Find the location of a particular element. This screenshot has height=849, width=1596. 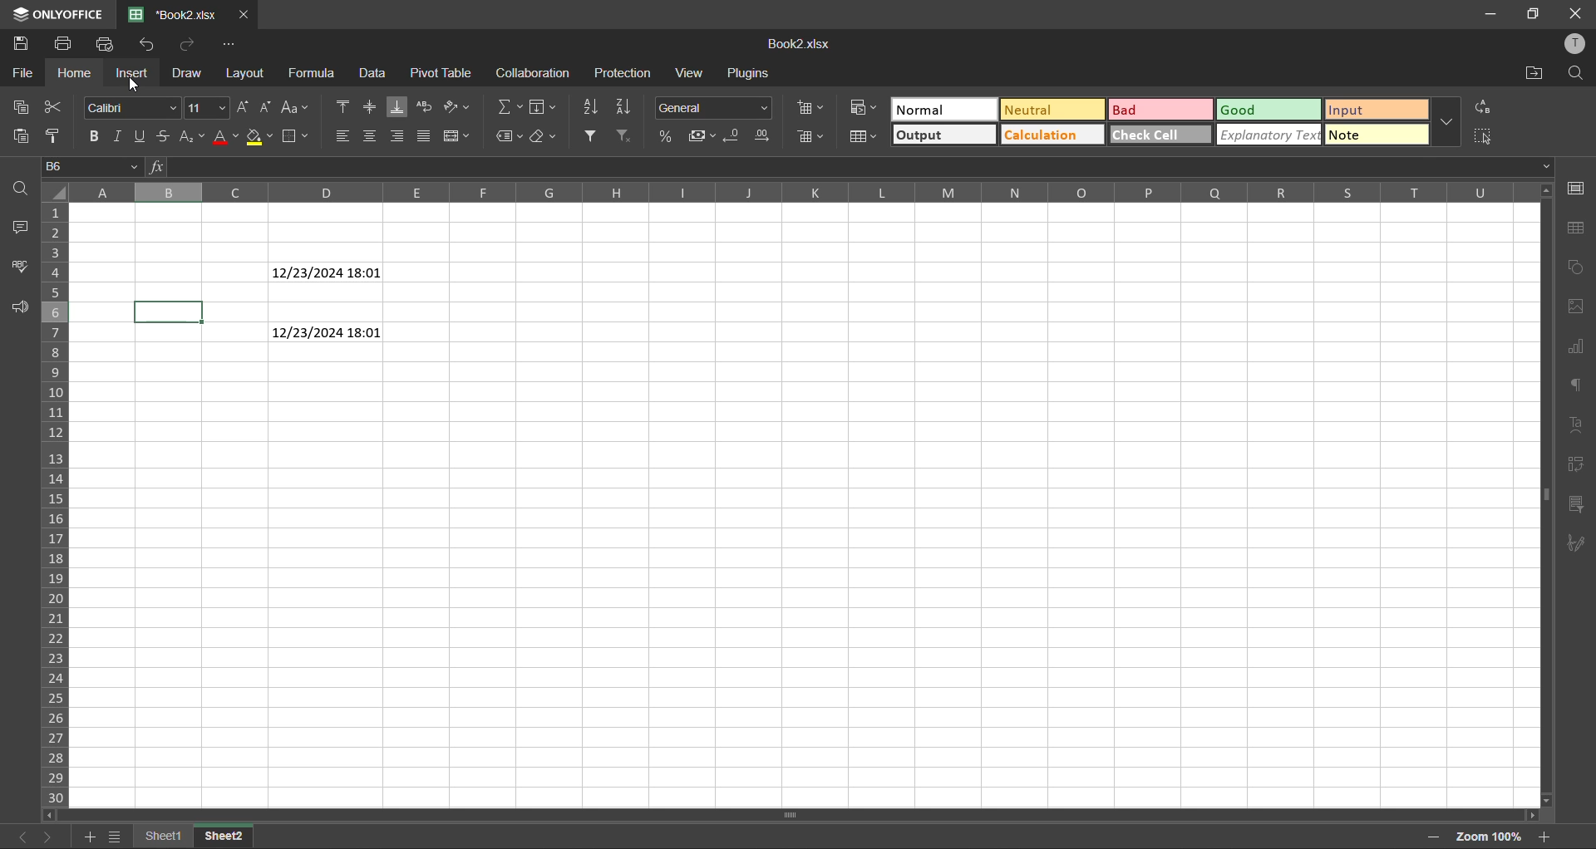

save is located at coordinates (22, 43).